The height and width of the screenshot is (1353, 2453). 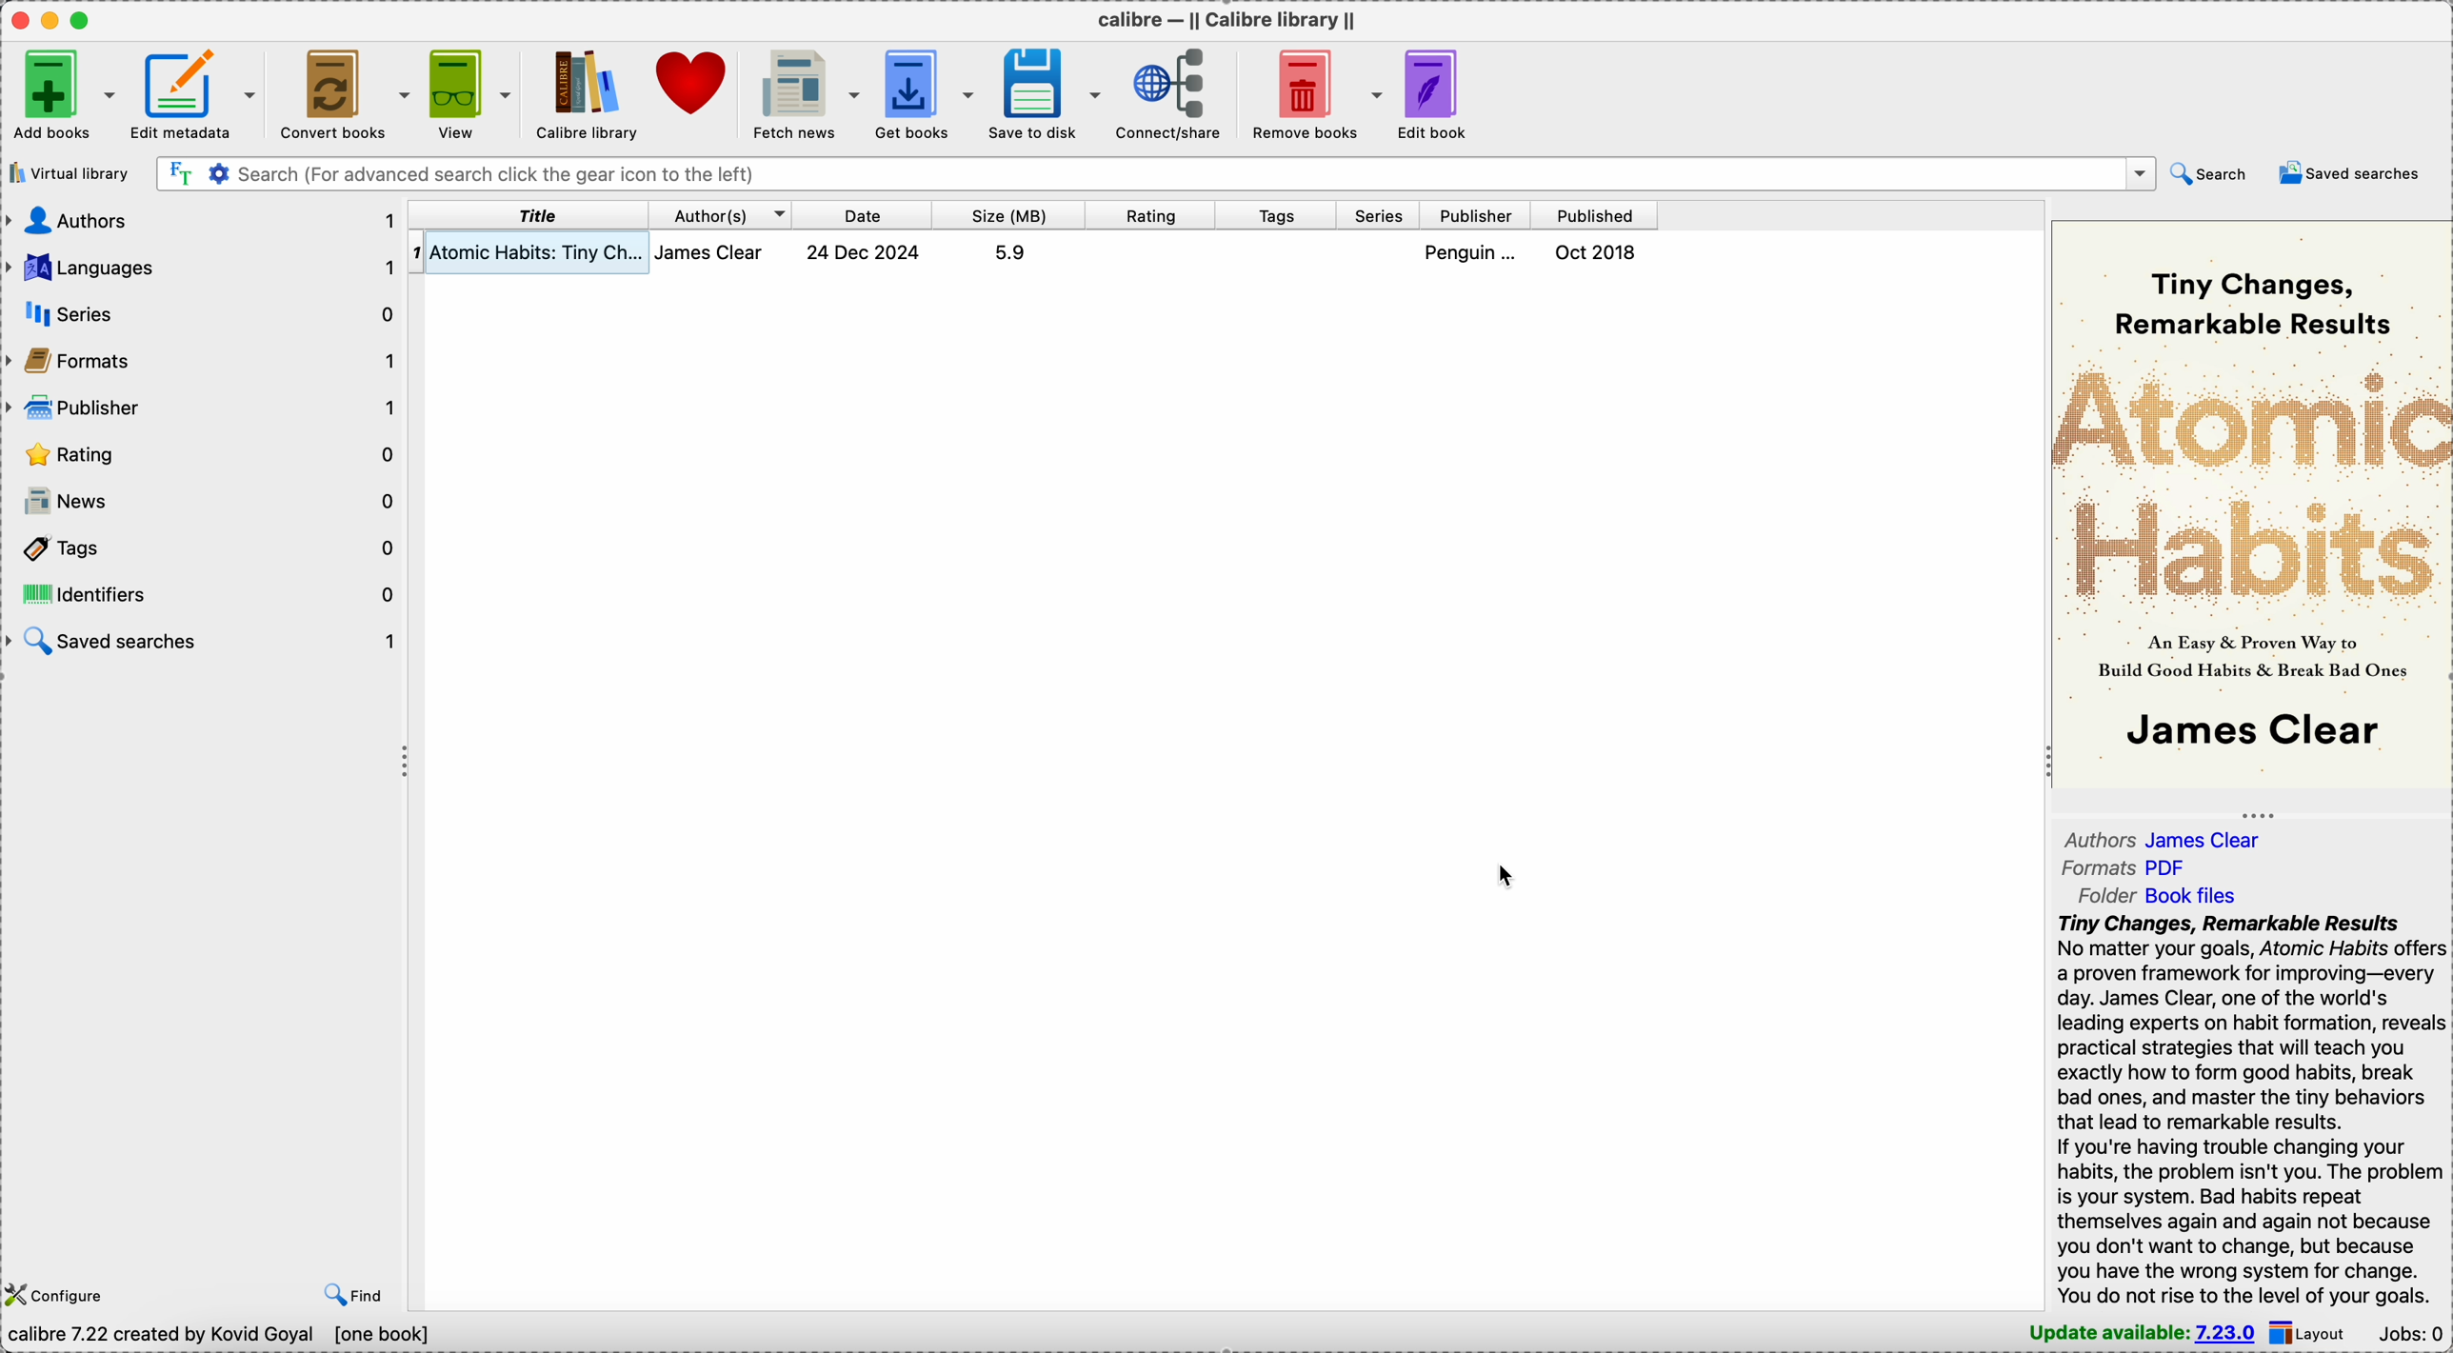 I want to click on Calibre - || calibre library ||, so click(x=1224, y=19).